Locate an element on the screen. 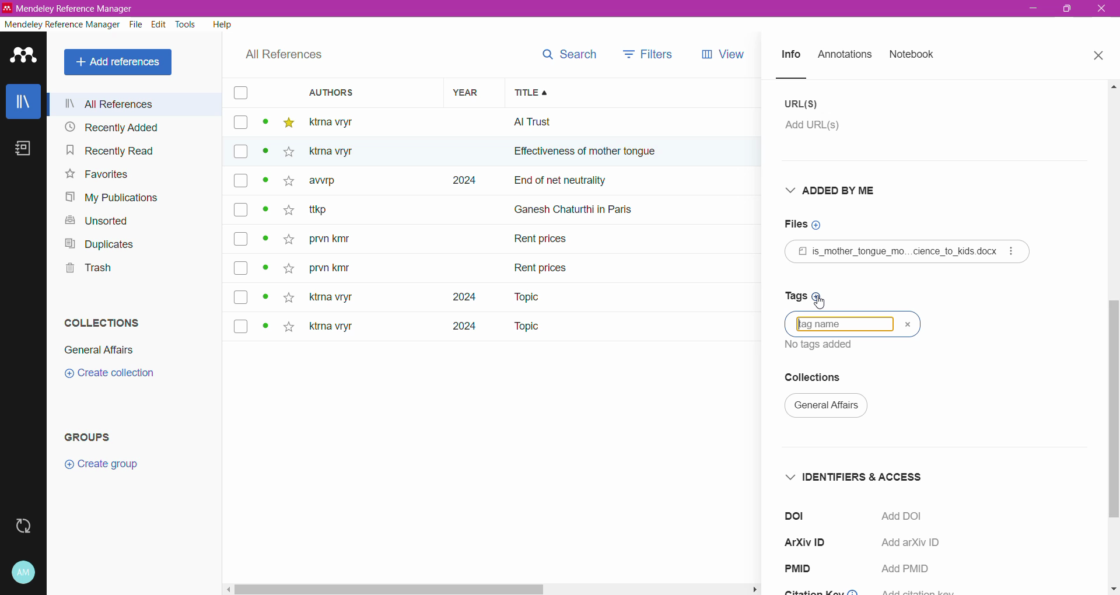  text is located at coordinates (834, 347).